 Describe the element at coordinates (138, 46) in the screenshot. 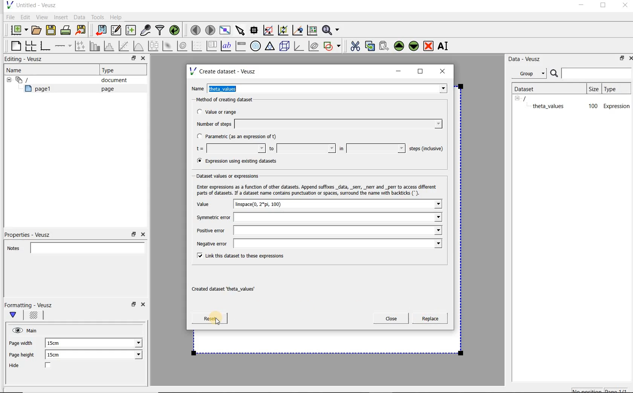

I see `plot a function` at that location.